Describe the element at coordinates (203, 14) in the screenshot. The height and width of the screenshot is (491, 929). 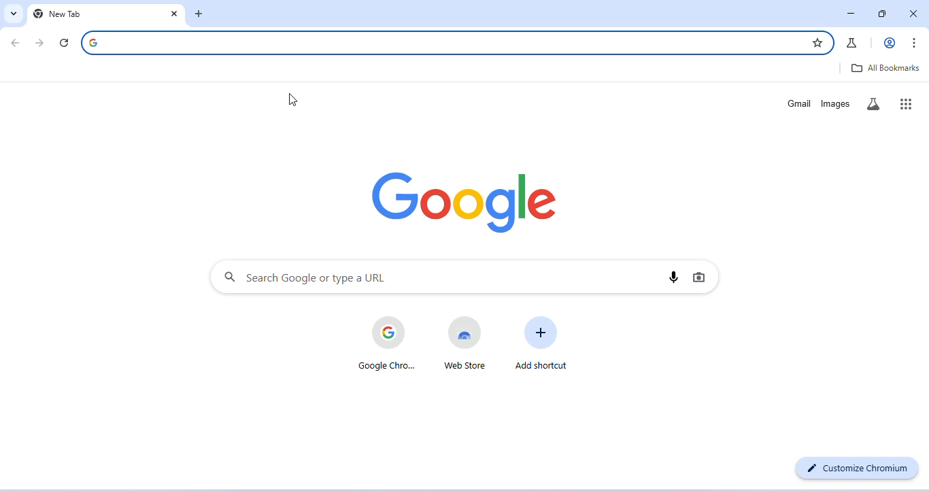
I see `add tab` at that location.